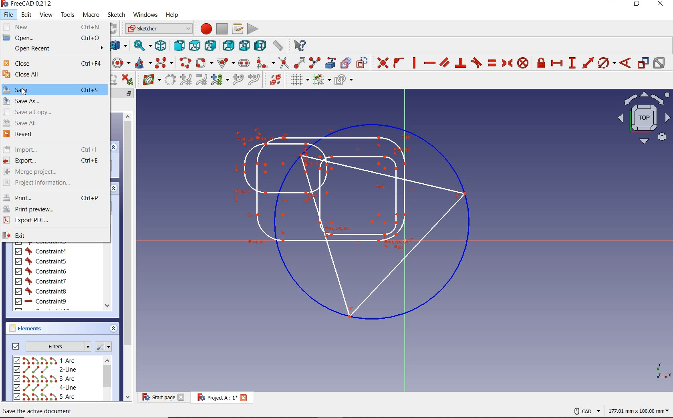 The height and width of the screenshot is (418, 673). Describe the element at coordinates (222, 29) in the screenshot. I see `stop macro recording` at that location.